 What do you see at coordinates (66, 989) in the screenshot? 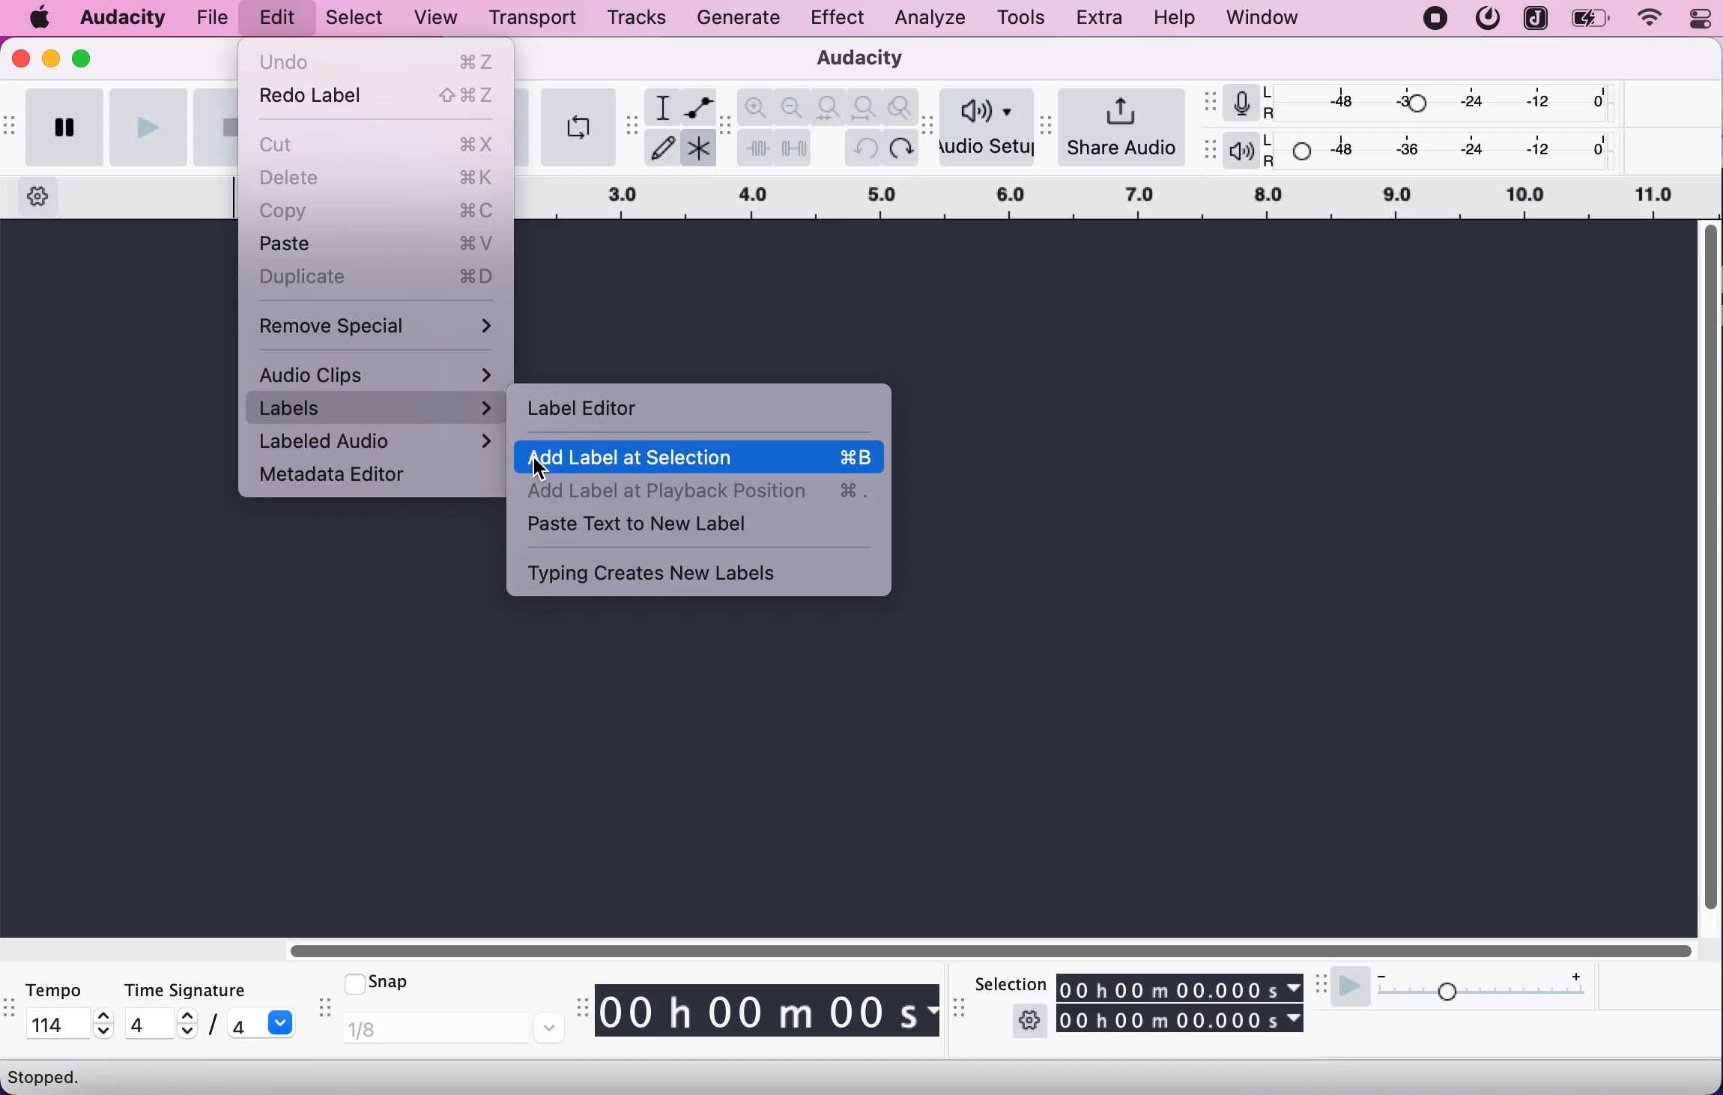
I see `tempo` at bounding box center [66, 989].